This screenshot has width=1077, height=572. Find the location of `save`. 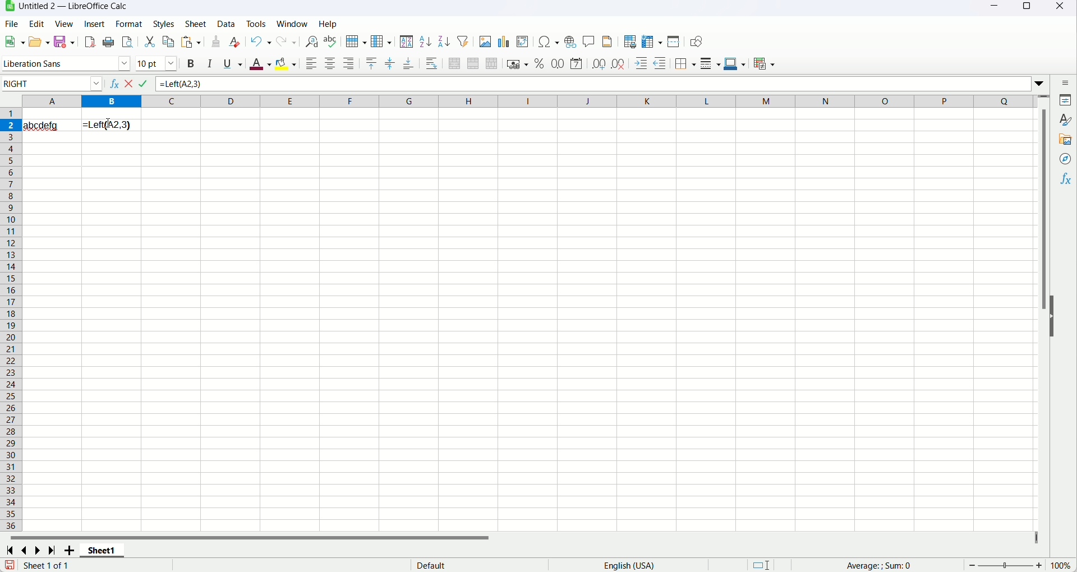

save is located at coordinates (65, 41).